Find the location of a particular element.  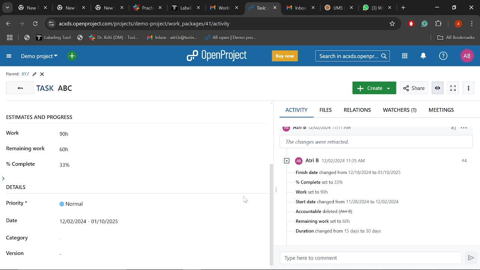

Tab groups is located at coordinates (10, 37).